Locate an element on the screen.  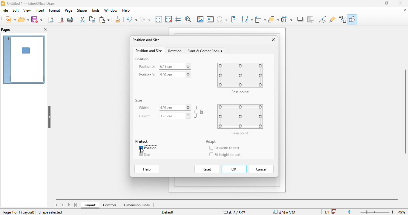
paste is located at coordinates (105, 20).